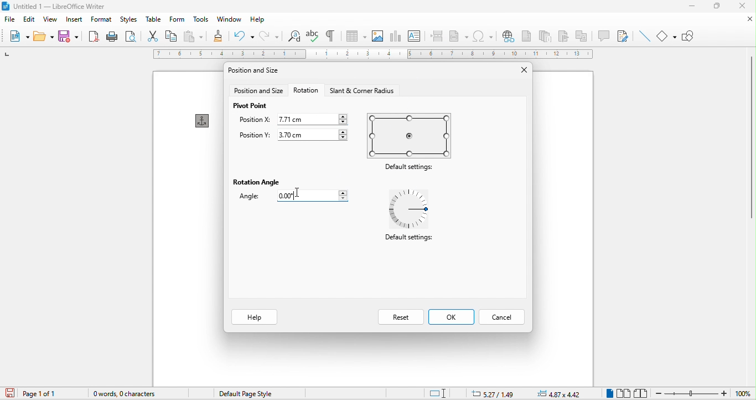  I want to click on rotation angle, so click(256, 181).